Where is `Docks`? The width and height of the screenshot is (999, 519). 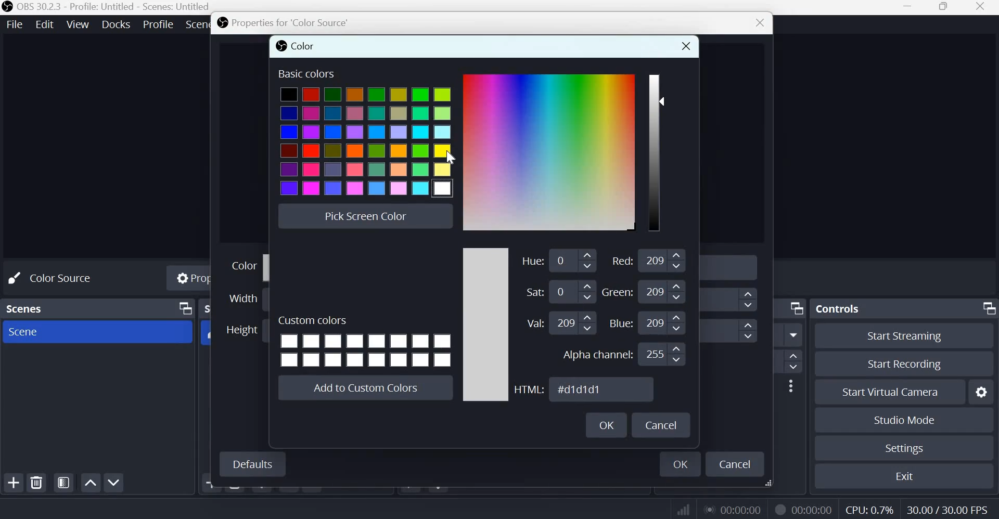 Docks is located at coordinates (116, 24).